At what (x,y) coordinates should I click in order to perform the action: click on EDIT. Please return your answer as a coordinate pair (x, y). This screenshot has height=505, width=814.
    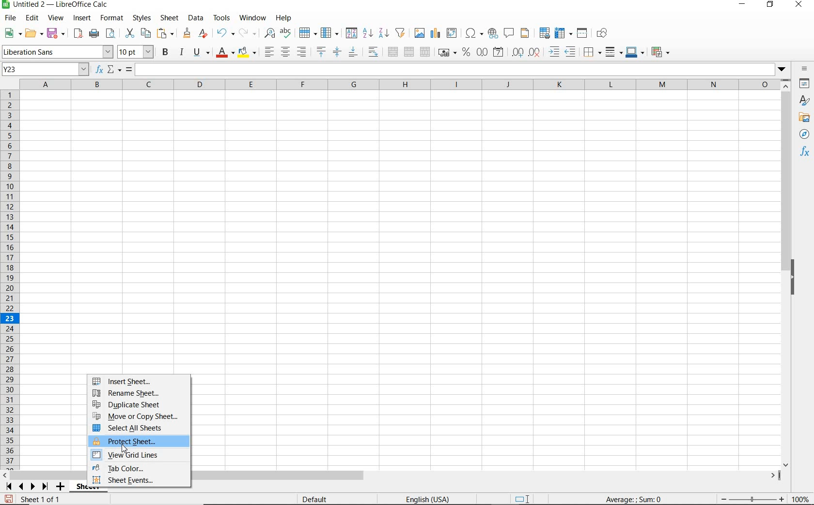
    Looking at the image, I should click on (32, 18).